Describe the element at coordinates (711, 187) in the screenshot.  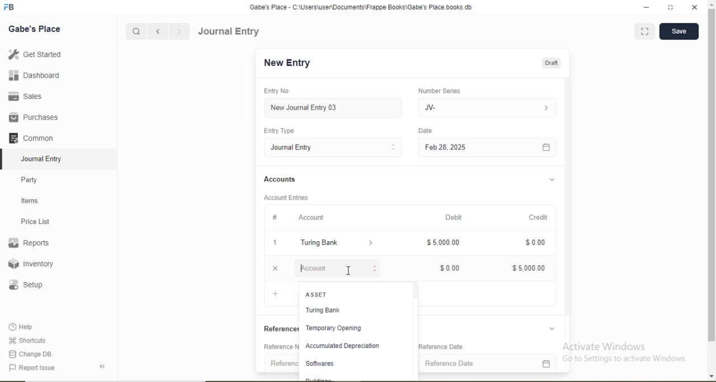
I see `scroll bar` at that location.